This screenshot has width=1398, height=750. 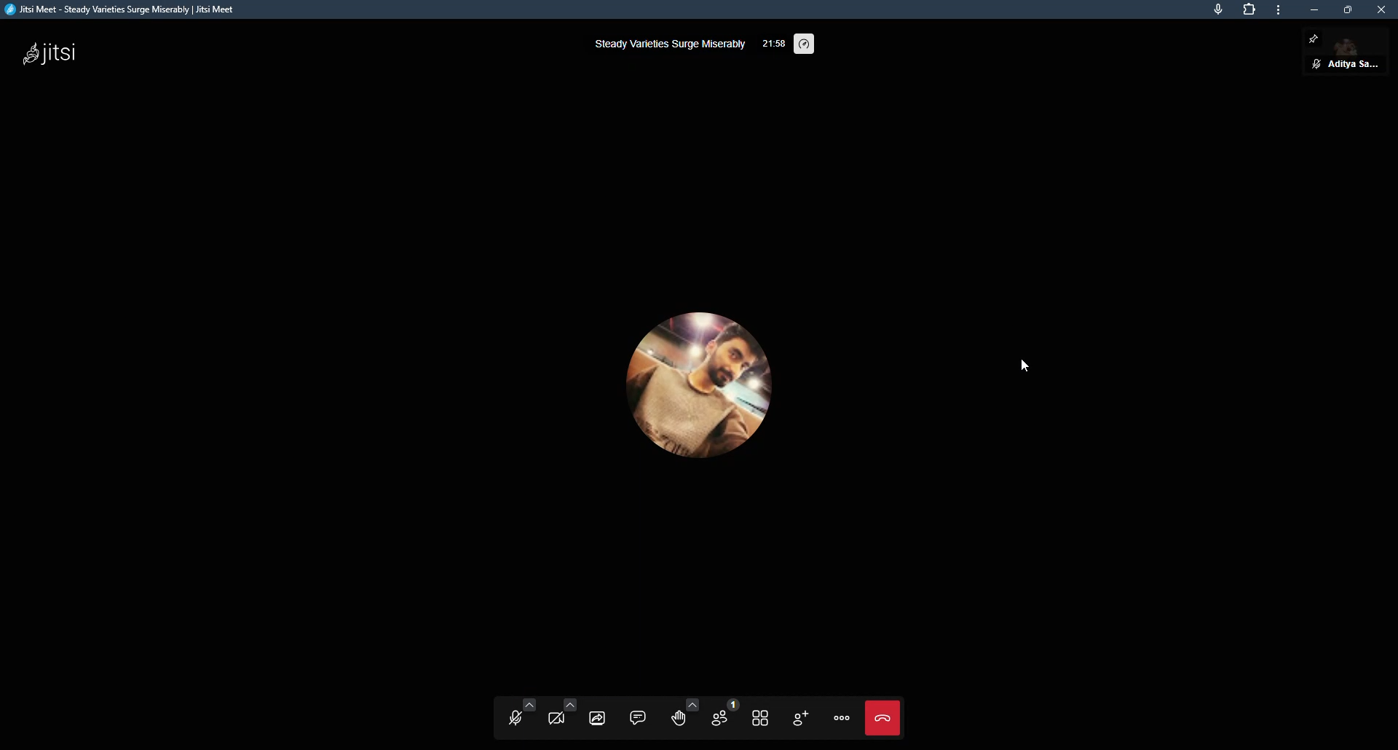 What do you see at coordinates (842, 719) in the screenshot?
I see `more actions` at bounding box center [842, 719].